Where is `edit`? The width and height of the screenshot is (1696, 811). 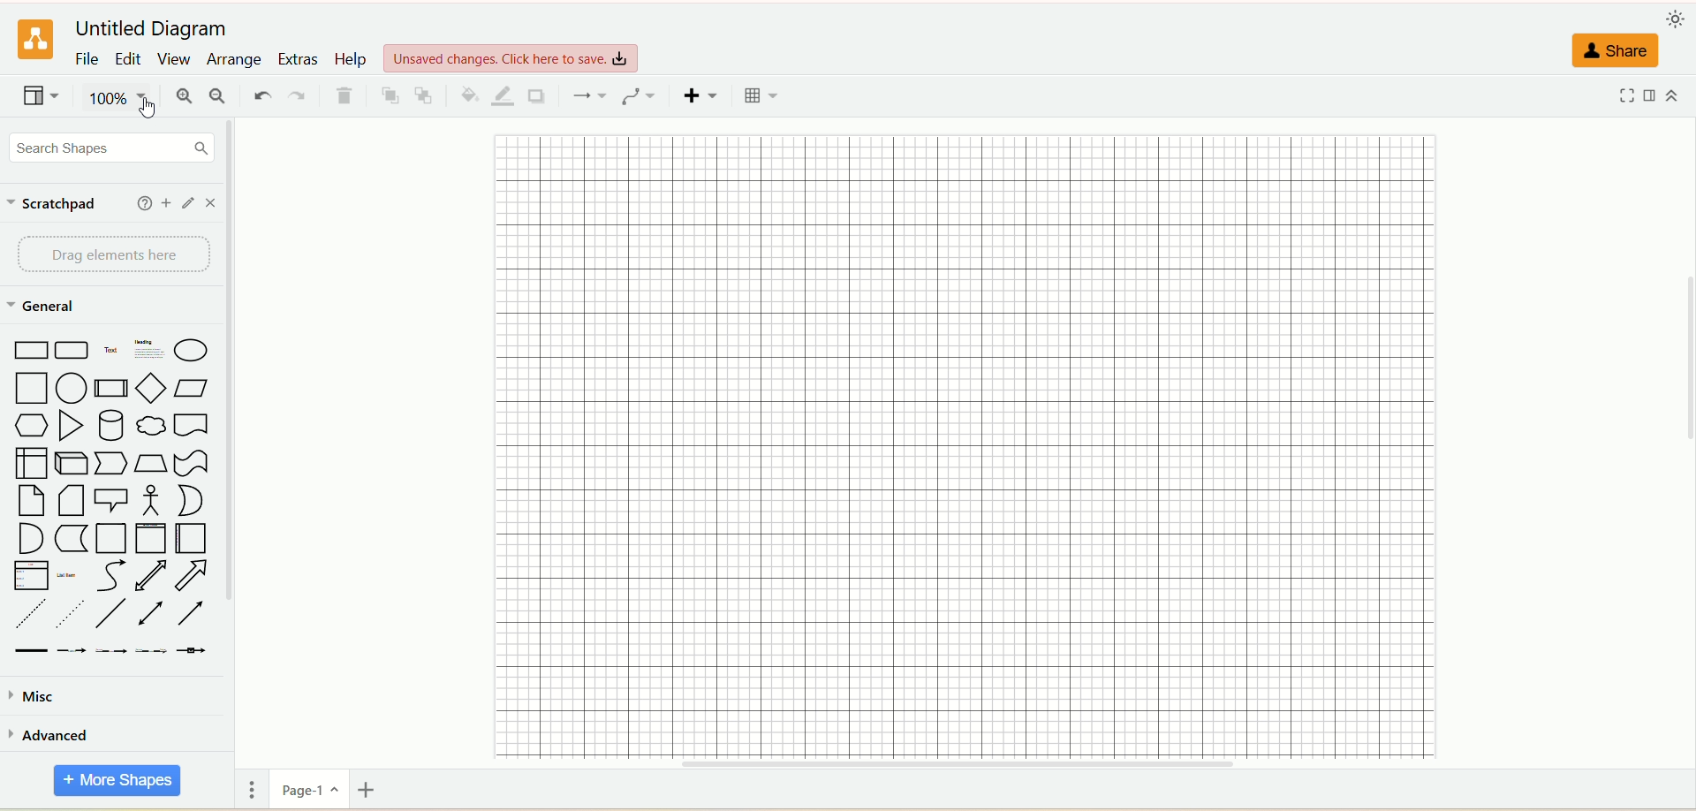
edit is located at coordinates (129, 58).